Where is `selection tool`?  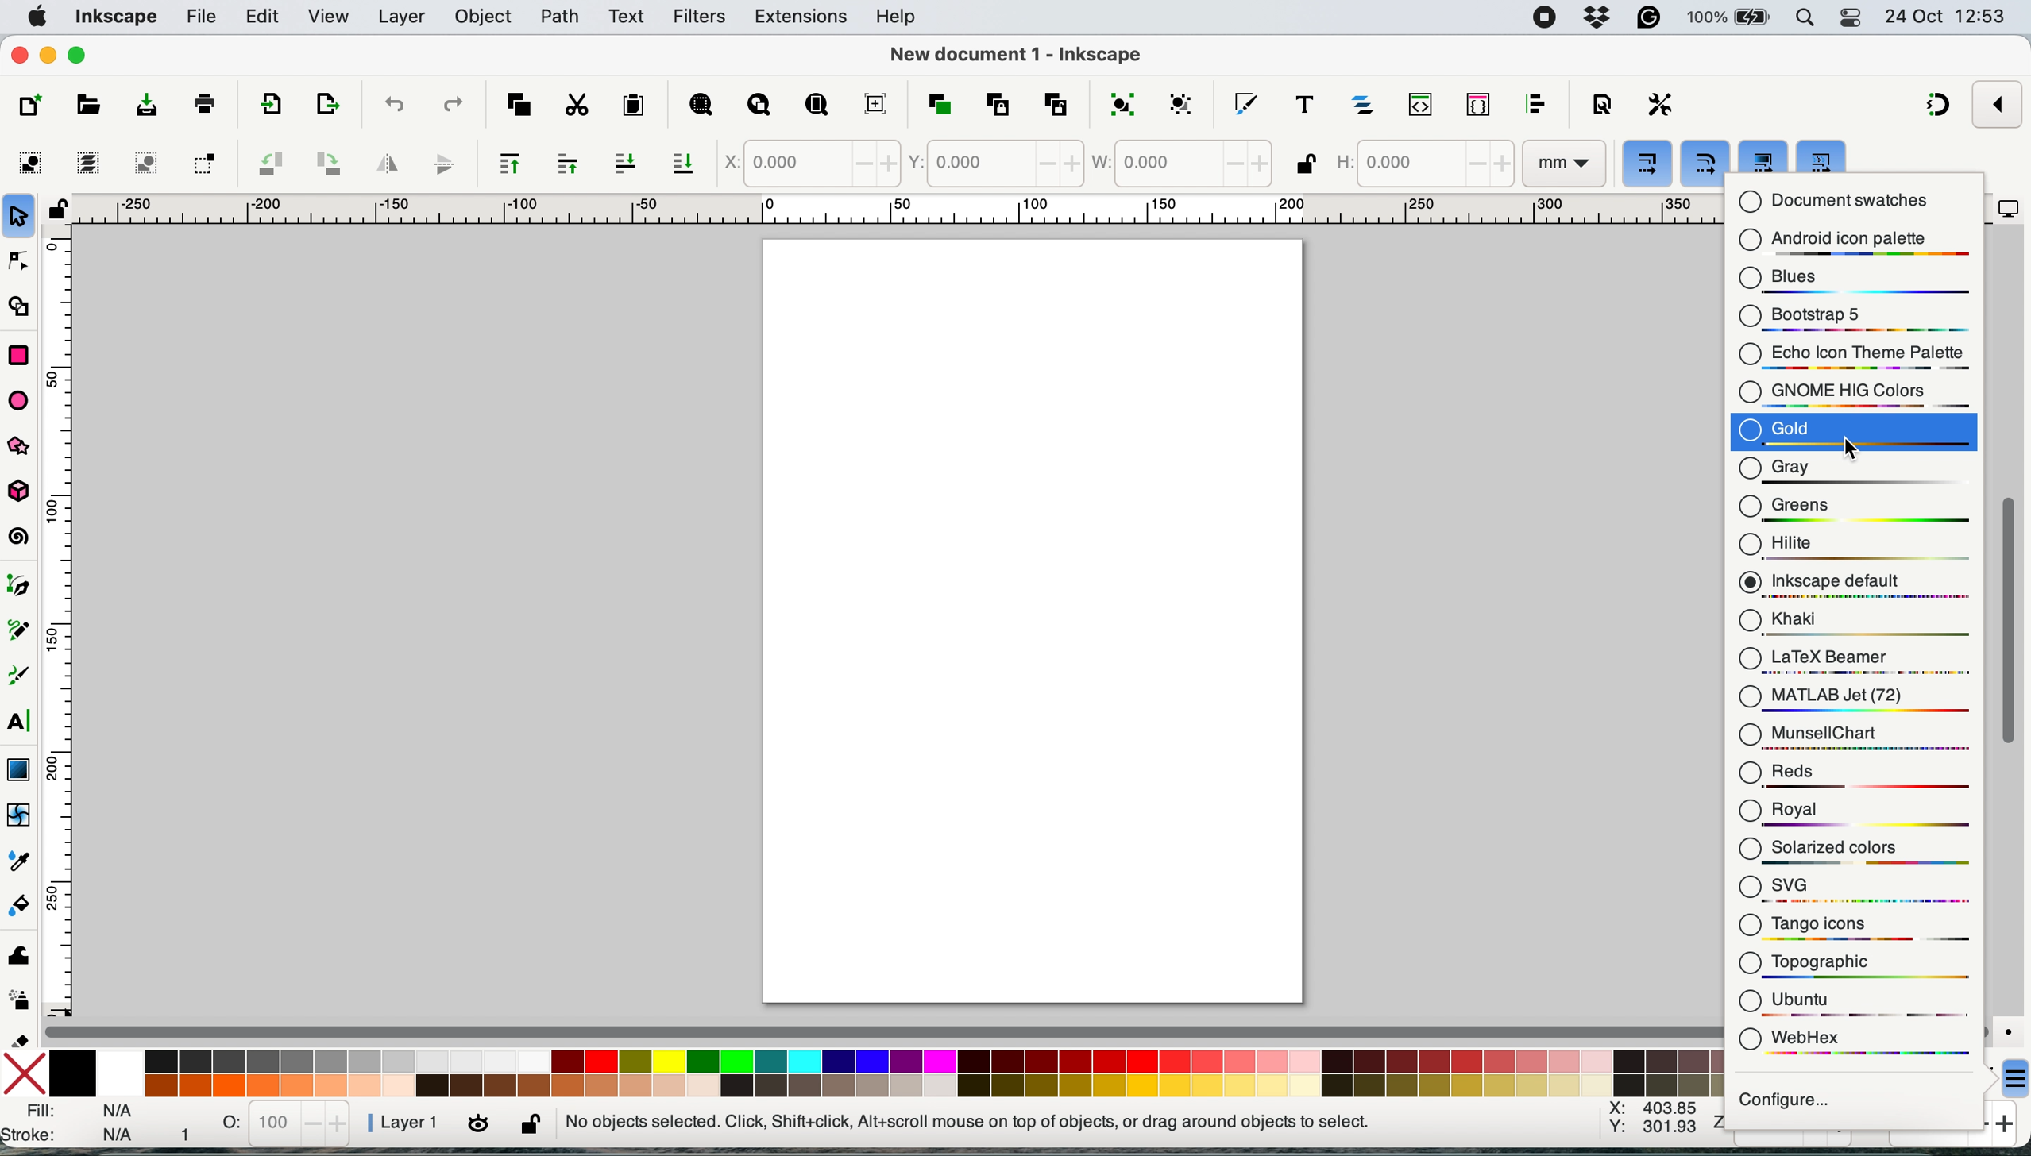 selection tool is located at coordinates (21, 215).